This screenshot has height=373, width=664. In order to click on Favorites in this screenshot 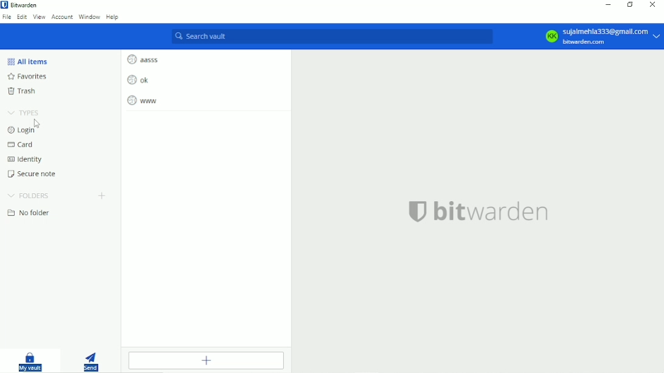, I will do `click(29, 77)`.